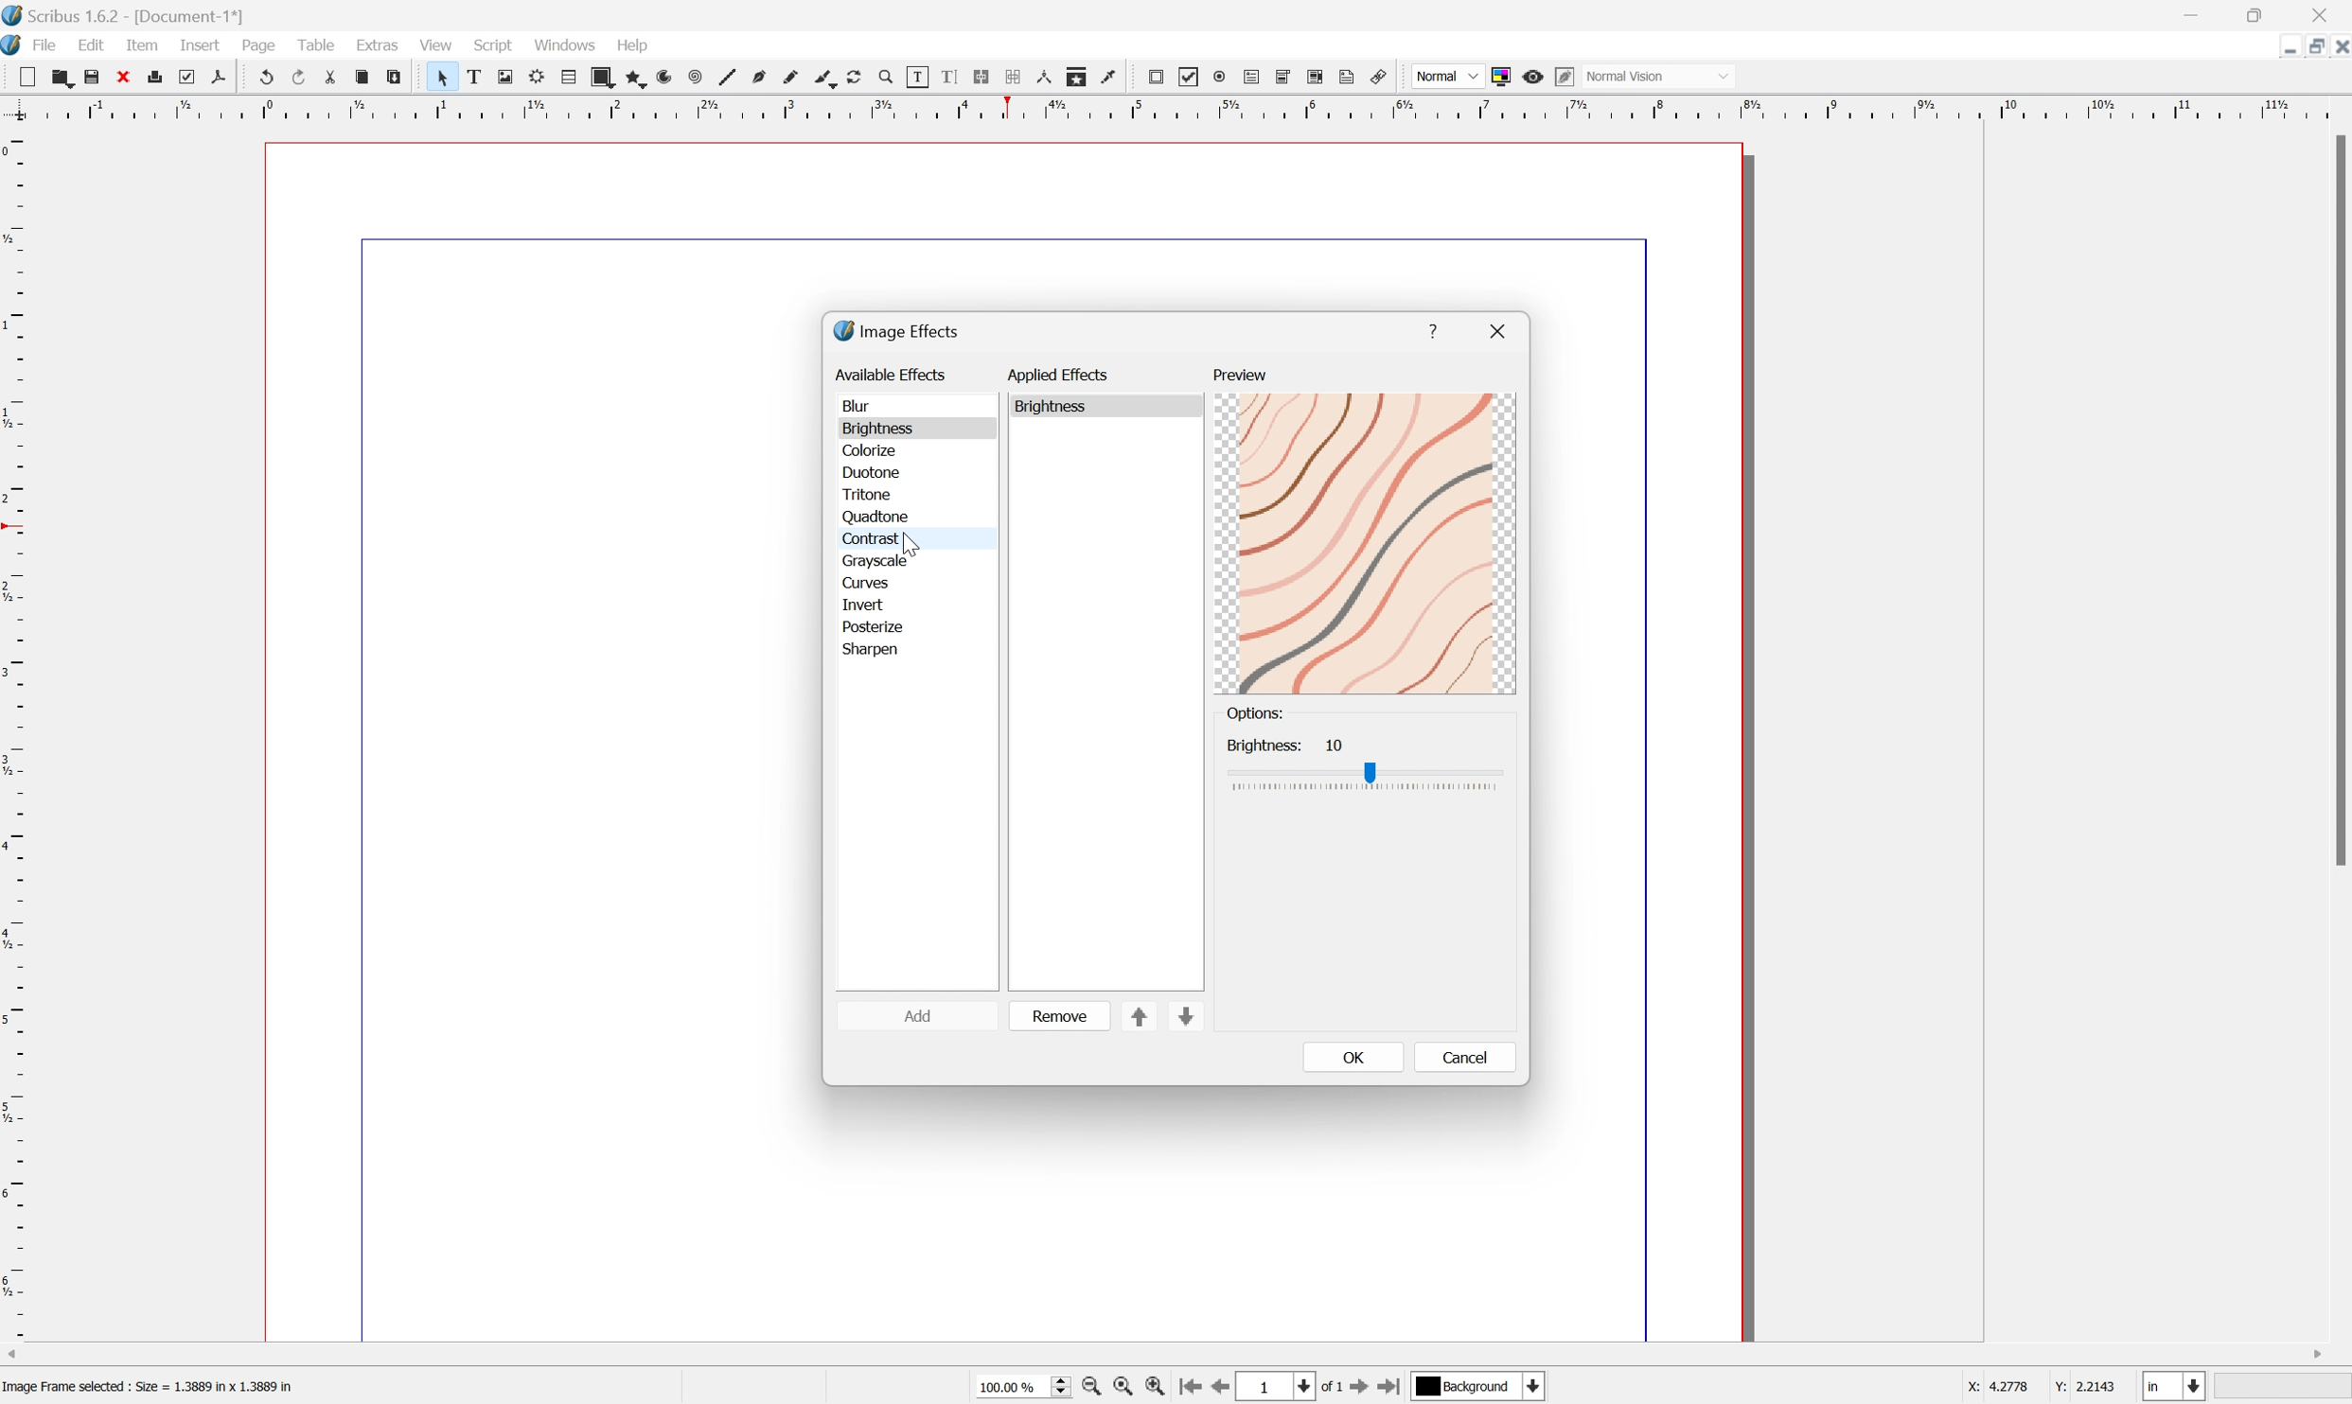 This screenshot has height=1404, width=2352. What do you see at coordinates (1368, 542) in the screenshot?
I see `preview brightness increased` at bounding box center [1368, 542].